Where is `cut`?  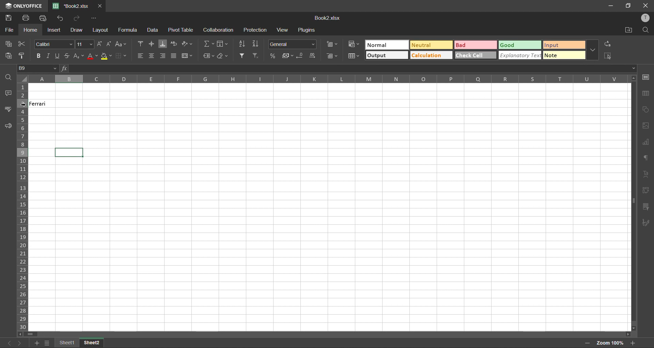 cut is located at coordinates (23, 43).